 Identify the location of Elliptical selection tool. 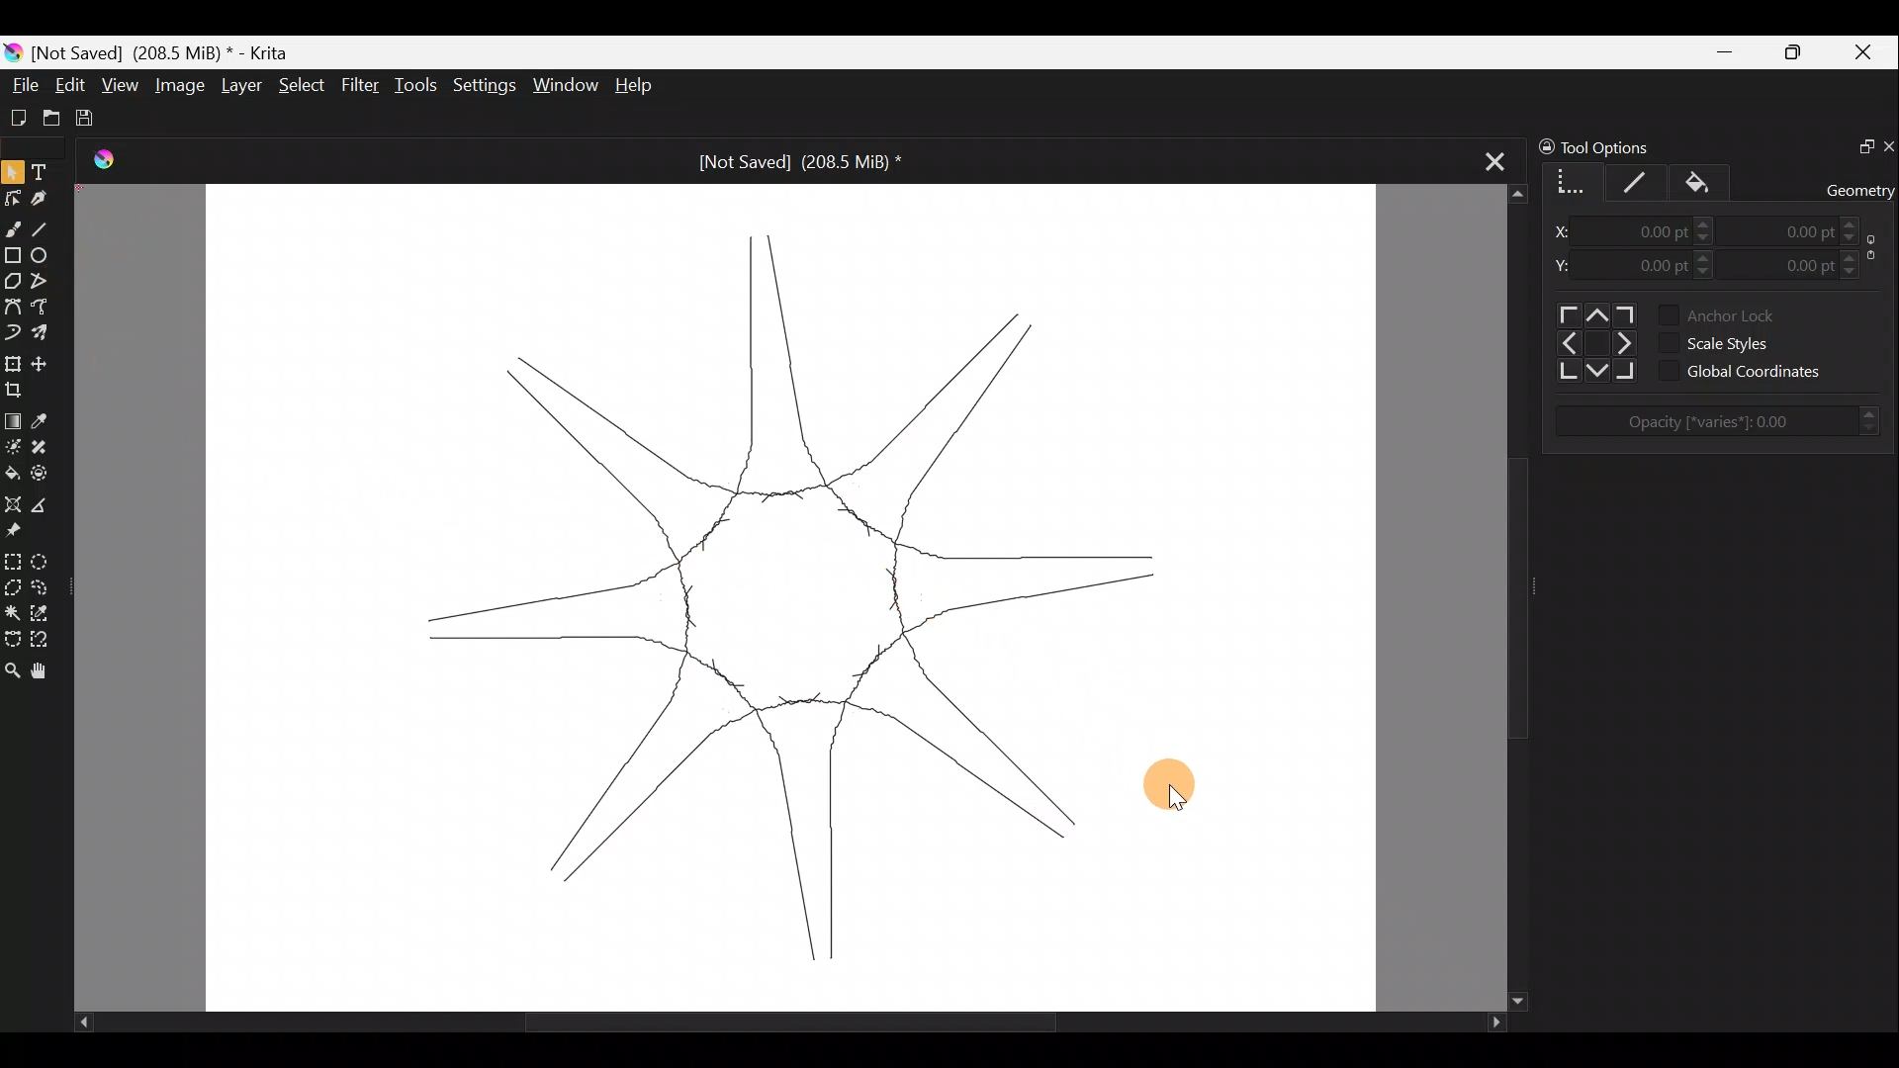
(45, 558).